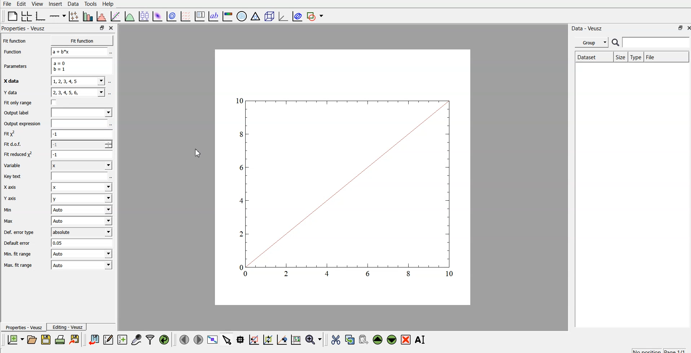 The width and height of the screenshot is (691, 353). I want to click on Fit function, so click(83, 42).